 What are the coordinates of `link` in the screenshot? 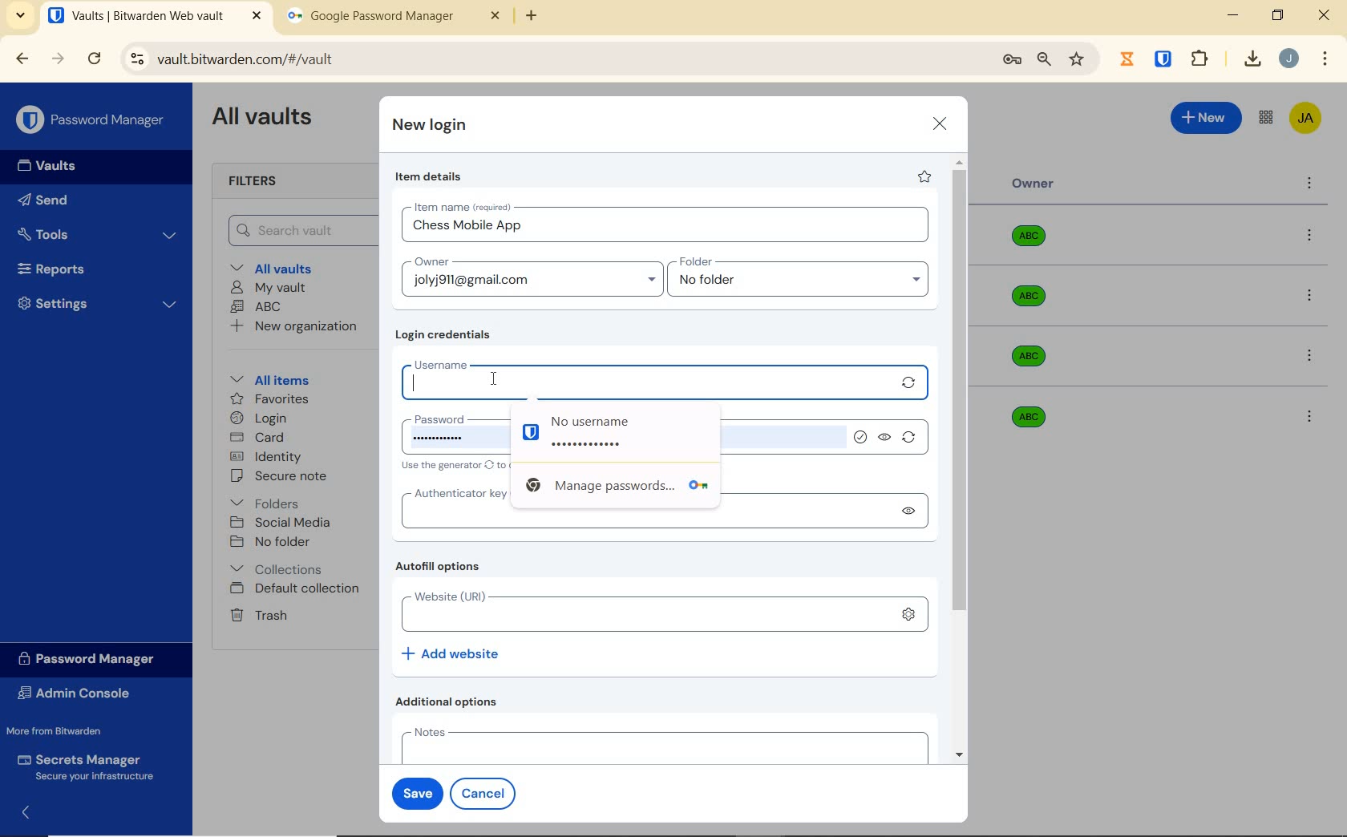 It's located at (908, 614).